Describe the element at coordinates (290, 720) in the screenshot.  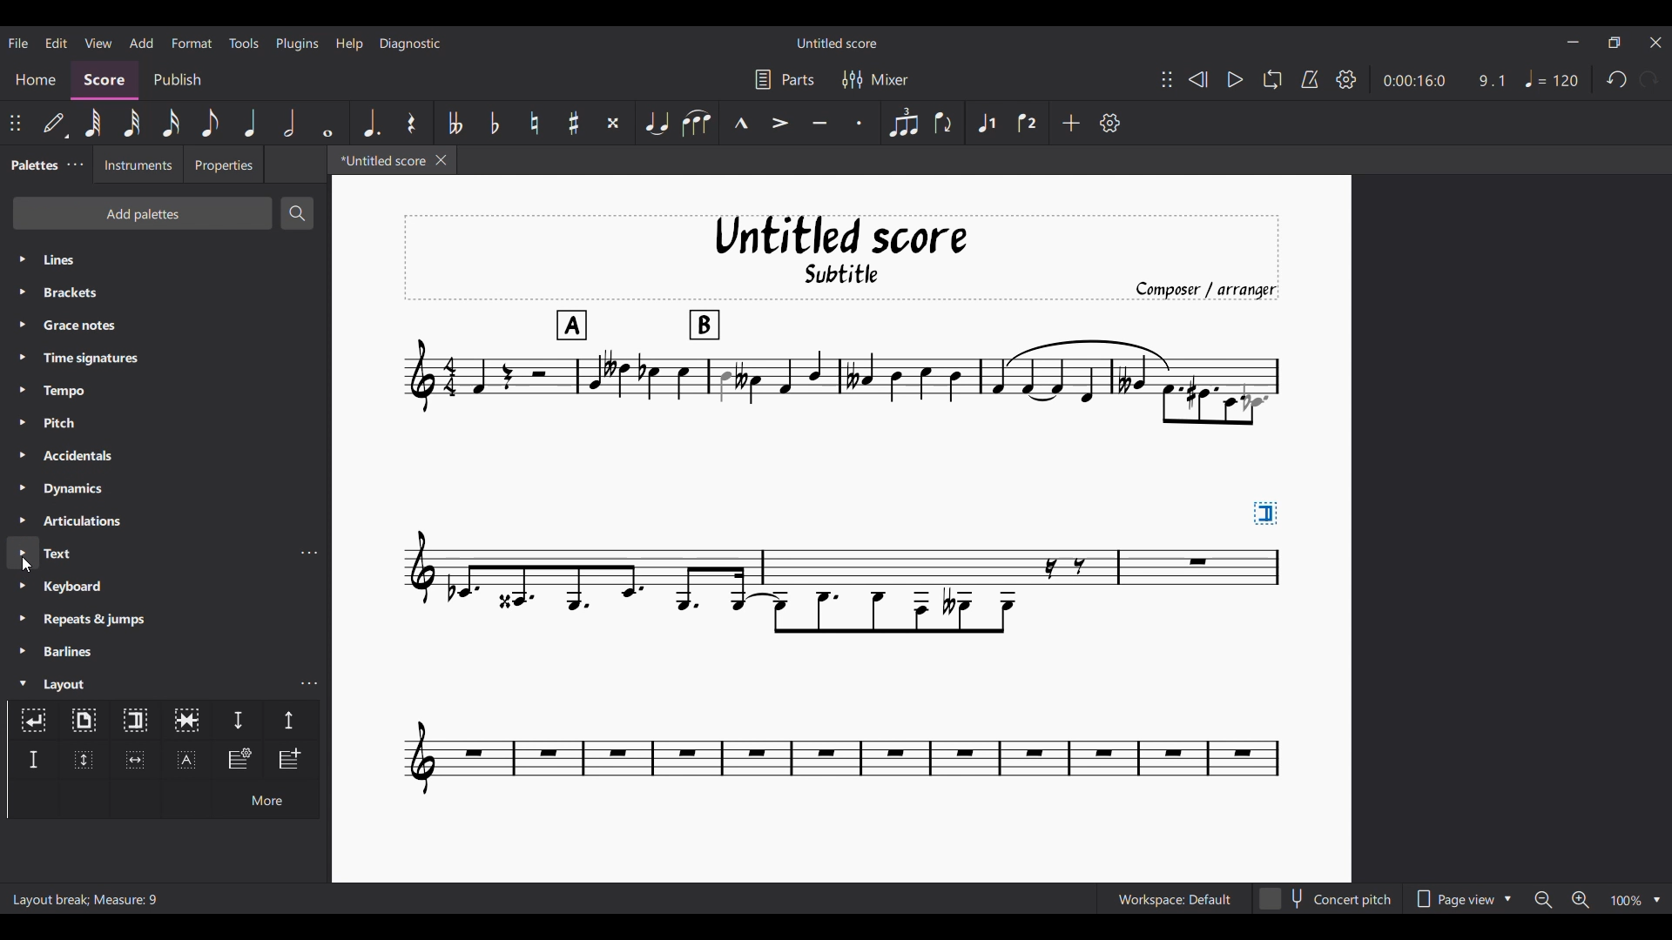
I see `Staff spacer up` at that location.